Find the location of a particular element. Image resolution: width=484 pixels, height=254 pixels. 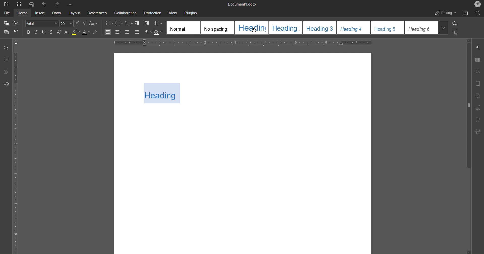

Normal is located at coordinates (183, 27).